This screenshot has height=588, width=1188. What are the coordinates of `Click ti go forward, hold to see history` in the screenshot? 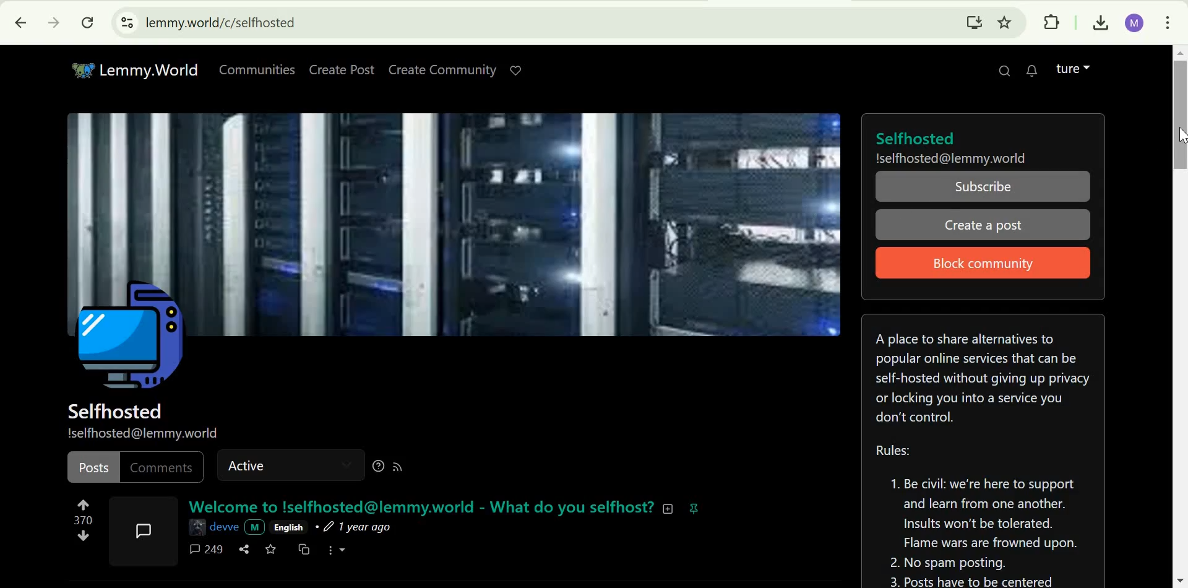 It's located at (54, 22).